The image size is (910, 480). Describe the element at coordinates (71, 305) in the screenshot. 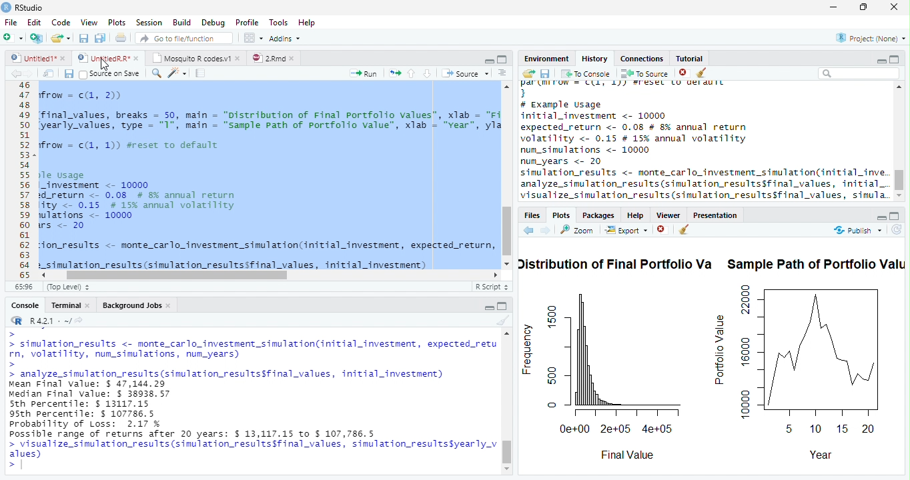

I see `Terminal` at that location.